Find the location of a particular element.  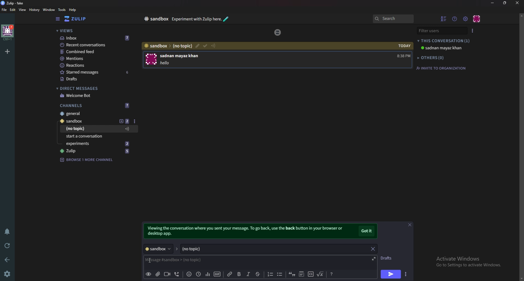

link is located at coordinates (230, 274).